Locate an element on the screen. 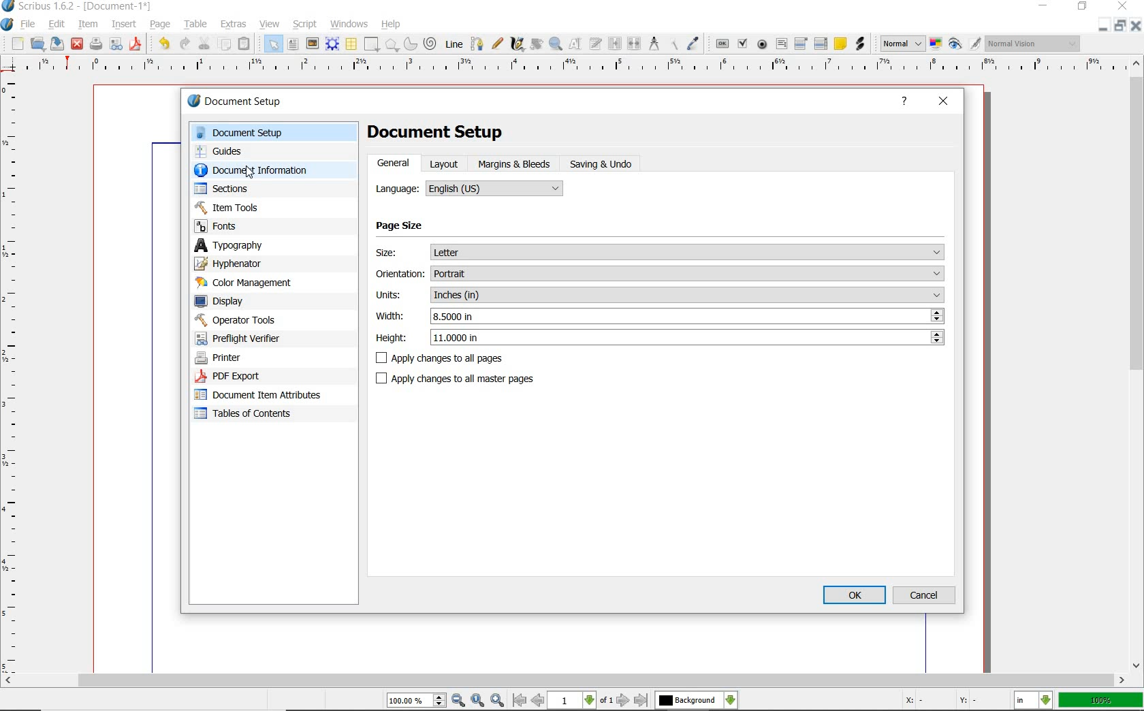  pdf radio button is located at coordinates (763, 44).